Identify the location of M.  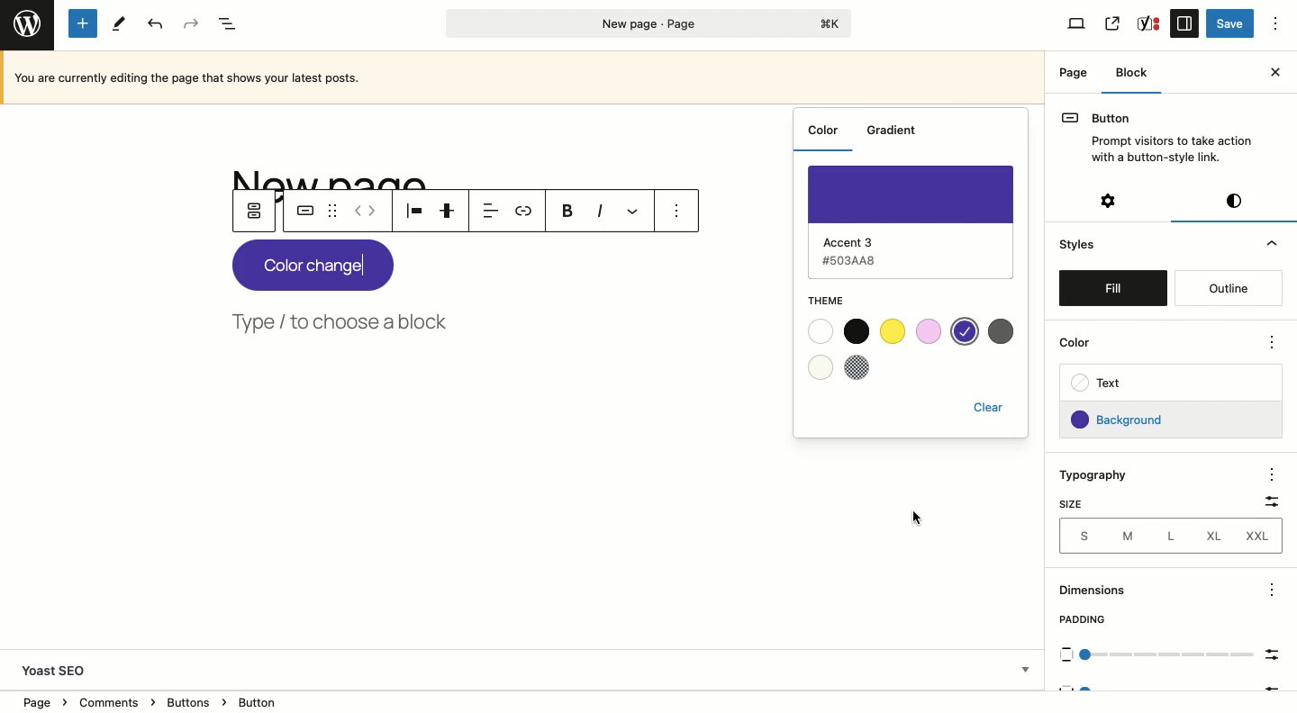
(1123, 535).